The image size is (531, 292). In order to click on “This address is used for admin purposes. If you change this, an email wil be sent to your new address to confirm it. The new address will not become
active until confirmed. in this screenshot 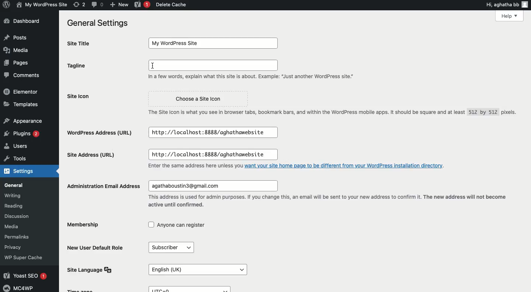, I will do `click(331, 201)`.